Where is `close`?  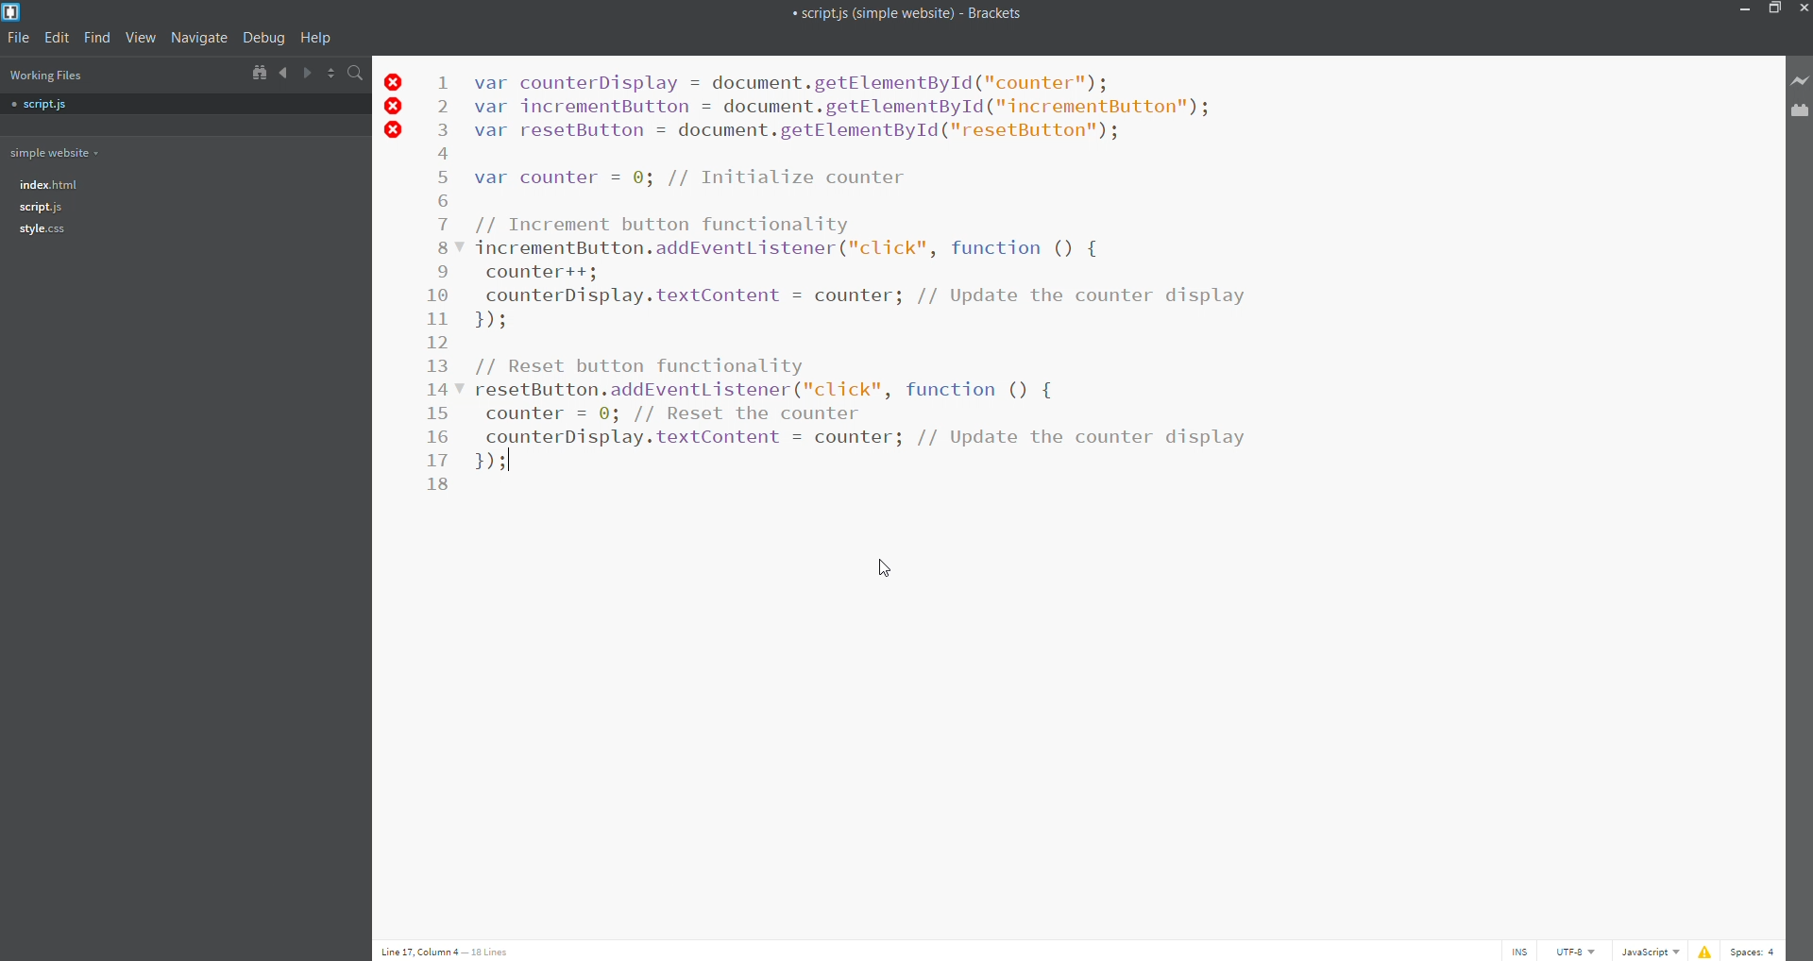
close is located at coordinates (1802, 8).